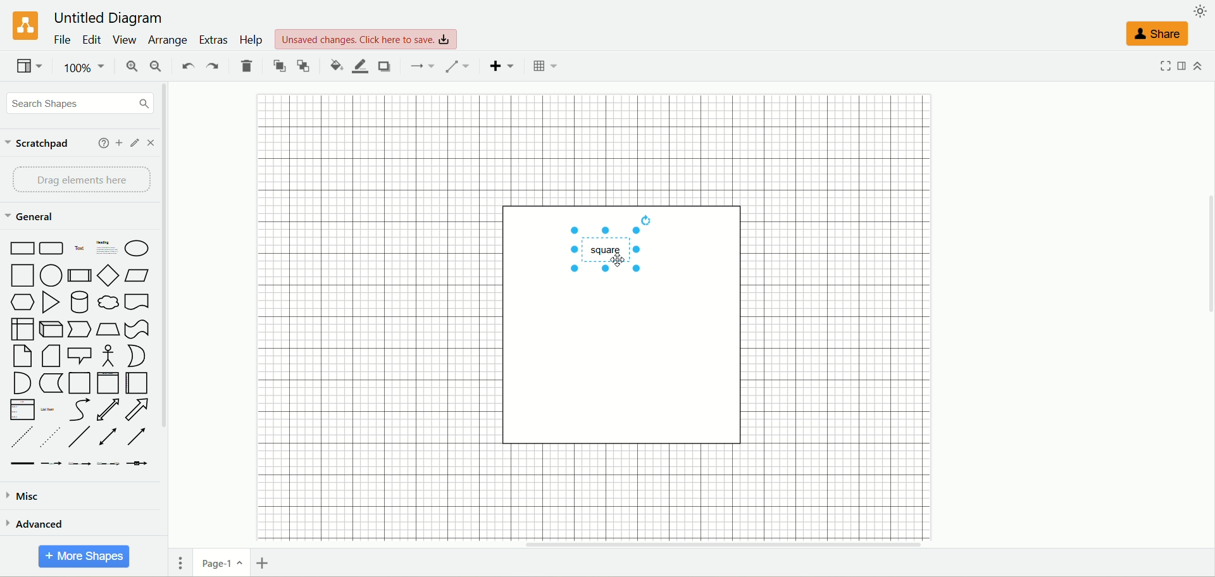  Describe the element at coordinates (153, 144) in the screenshot. I see `close` at that location.